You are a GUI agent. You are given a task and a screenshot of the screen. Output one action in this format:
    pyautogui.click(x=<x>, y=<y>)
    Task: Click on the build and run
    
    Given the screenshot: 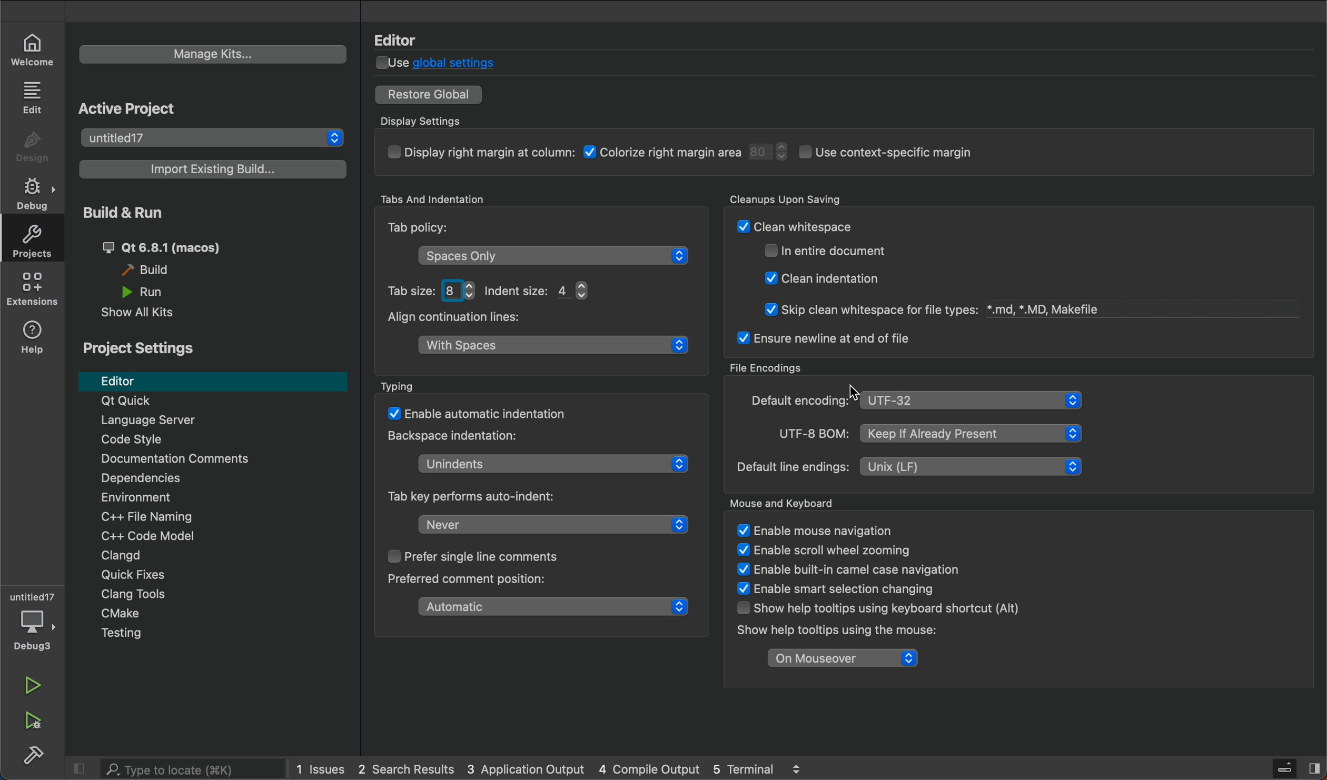 What is the action you would take?
    pyautogui.click(x=213, y=247)
    